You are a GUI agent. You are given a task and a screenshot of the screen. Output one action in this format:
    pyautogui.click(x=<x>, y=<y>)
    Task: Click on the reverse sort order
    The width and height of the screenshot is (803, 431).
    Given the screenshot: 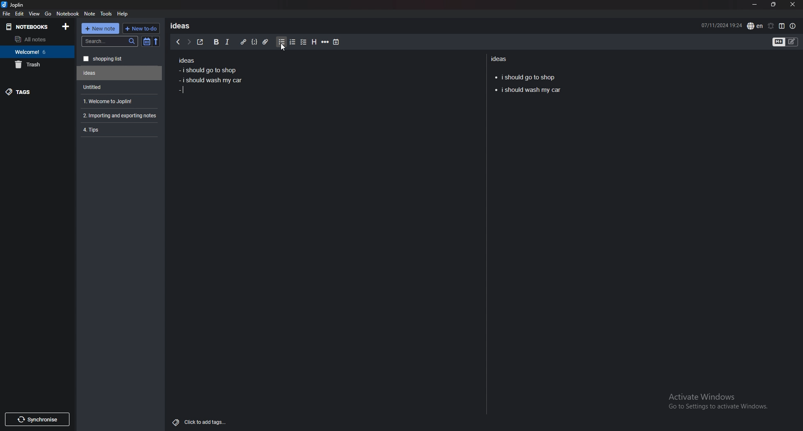 What is the action you would take?
    pyautogui.click(x=156, y=42)
    